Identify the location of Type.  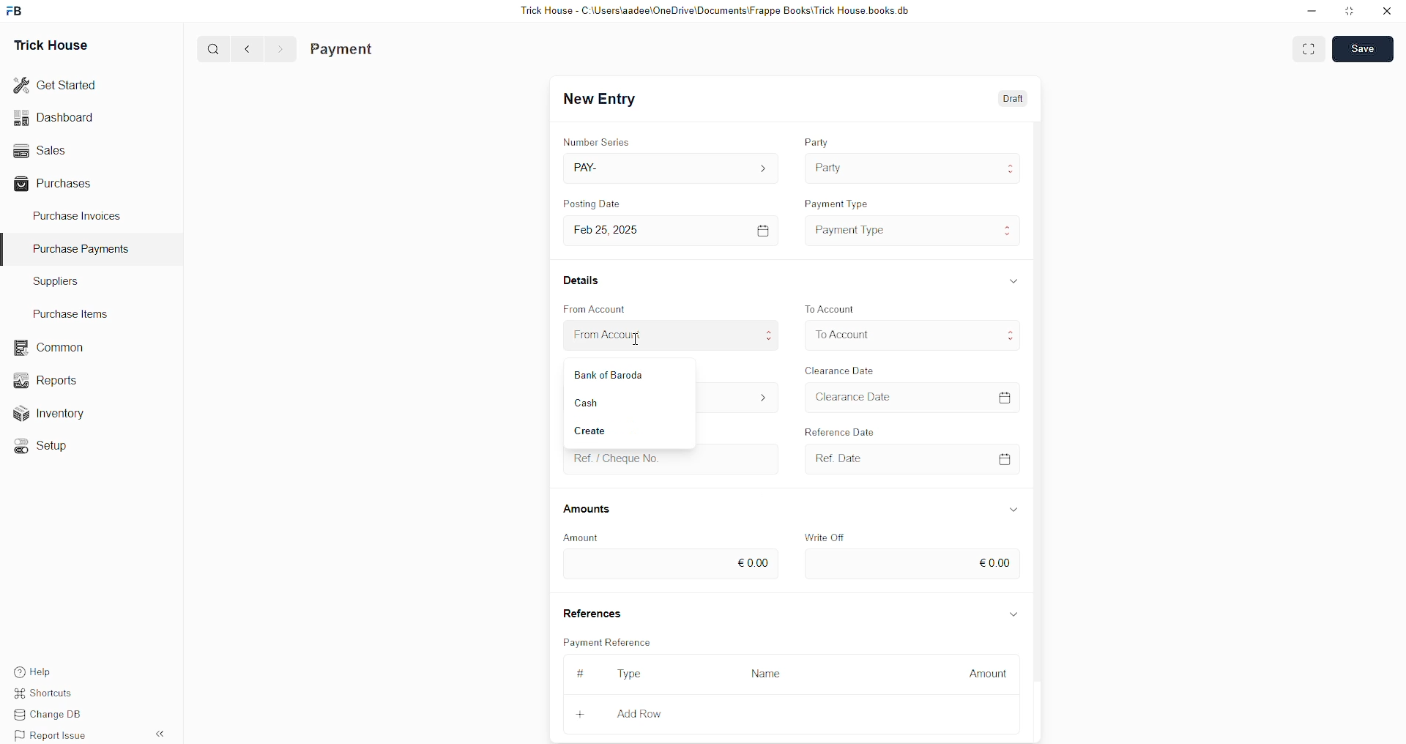
(635, 675).